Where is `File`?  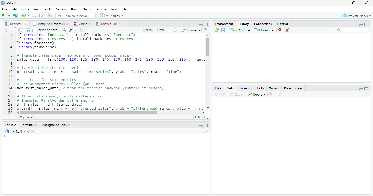
File is located at coordinates (5, 9).